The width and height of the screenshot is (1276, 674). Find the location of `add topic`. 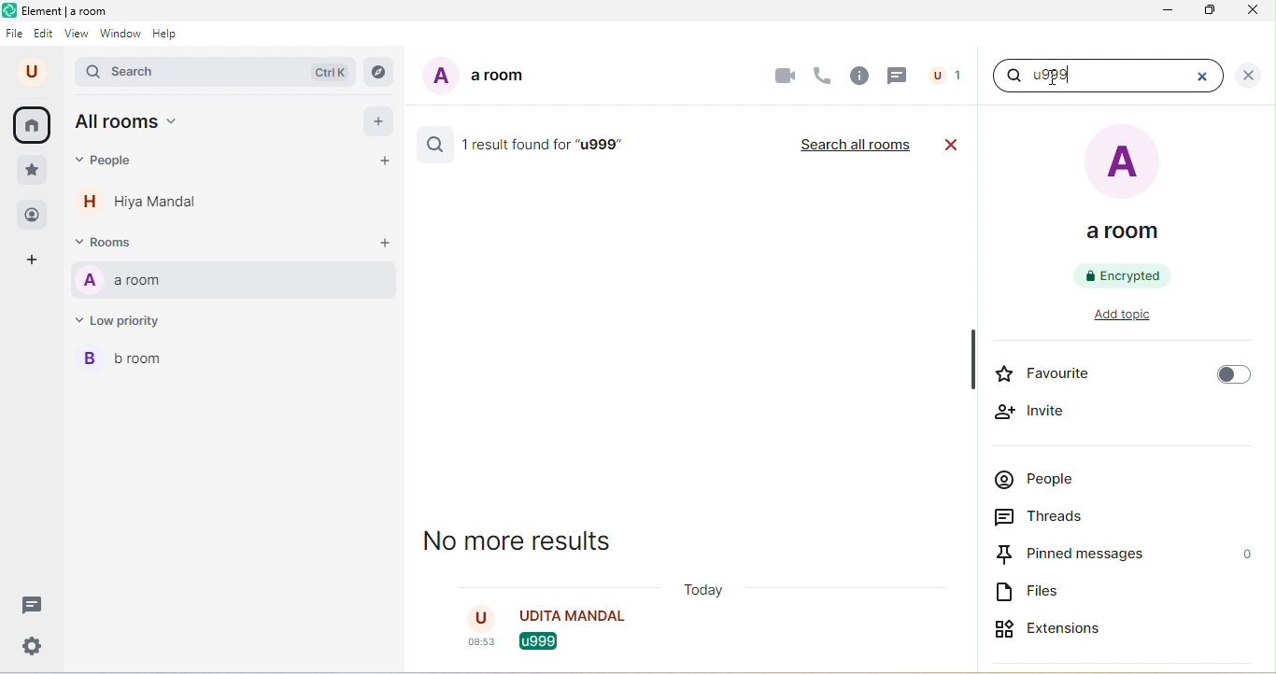

add topic is located at coordinates (1136, 317).